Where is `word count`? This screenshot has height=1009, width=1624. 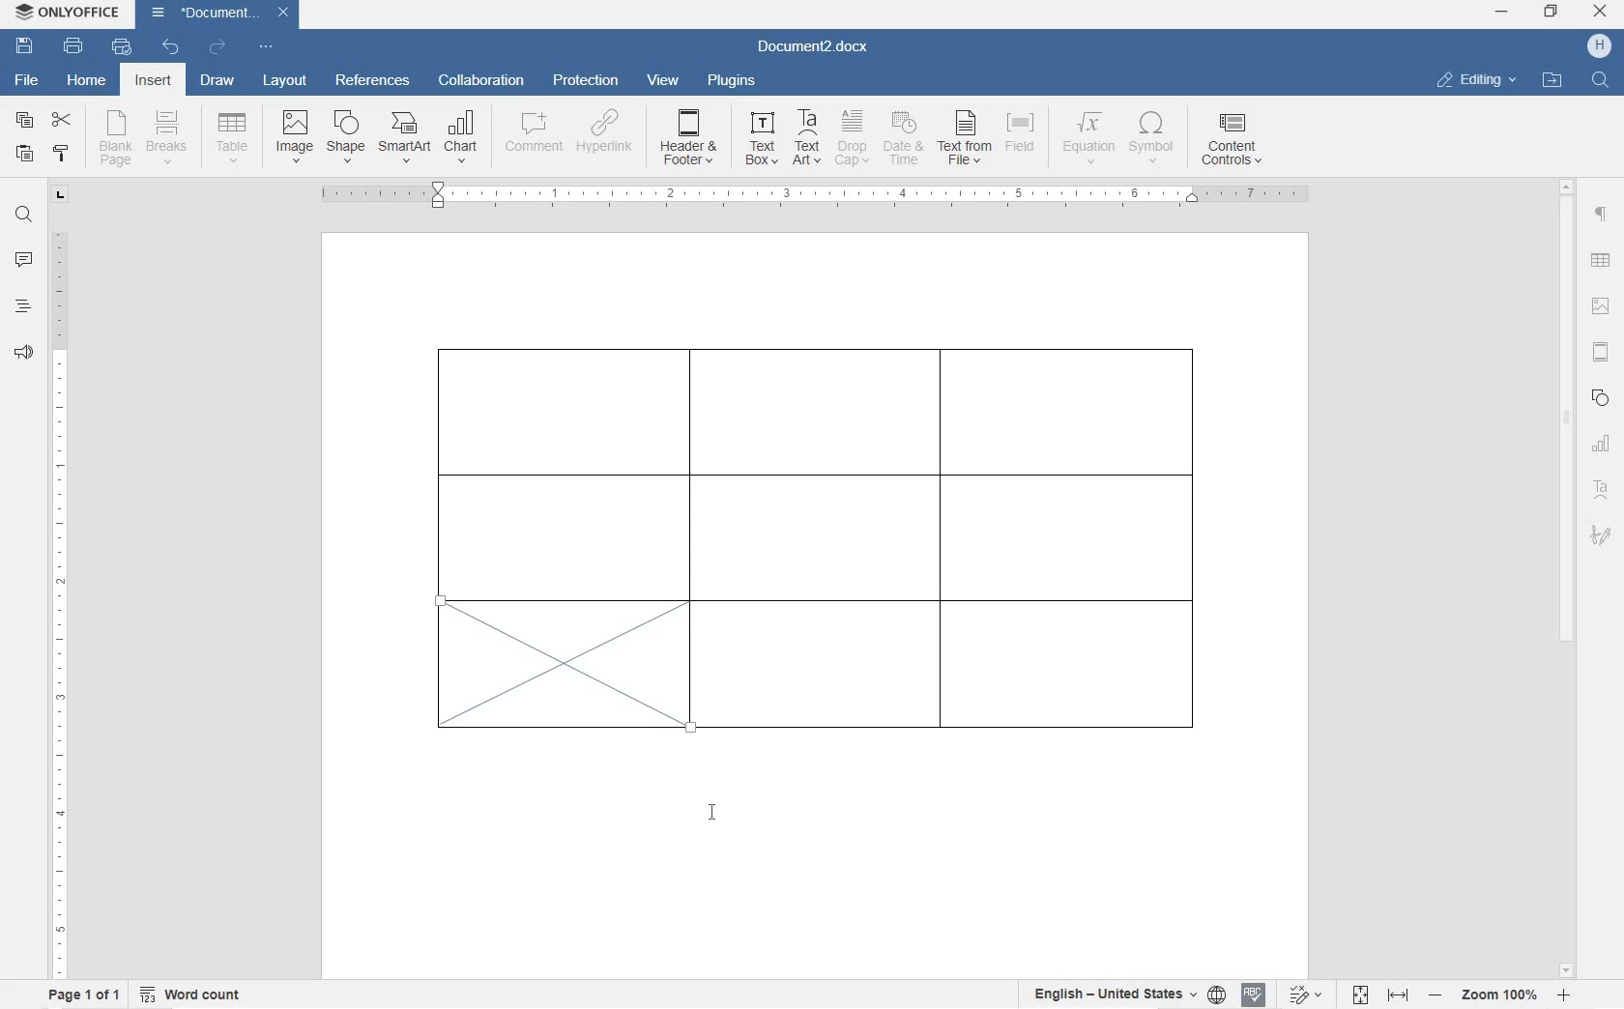 word count is located at coordinates (192, 994).